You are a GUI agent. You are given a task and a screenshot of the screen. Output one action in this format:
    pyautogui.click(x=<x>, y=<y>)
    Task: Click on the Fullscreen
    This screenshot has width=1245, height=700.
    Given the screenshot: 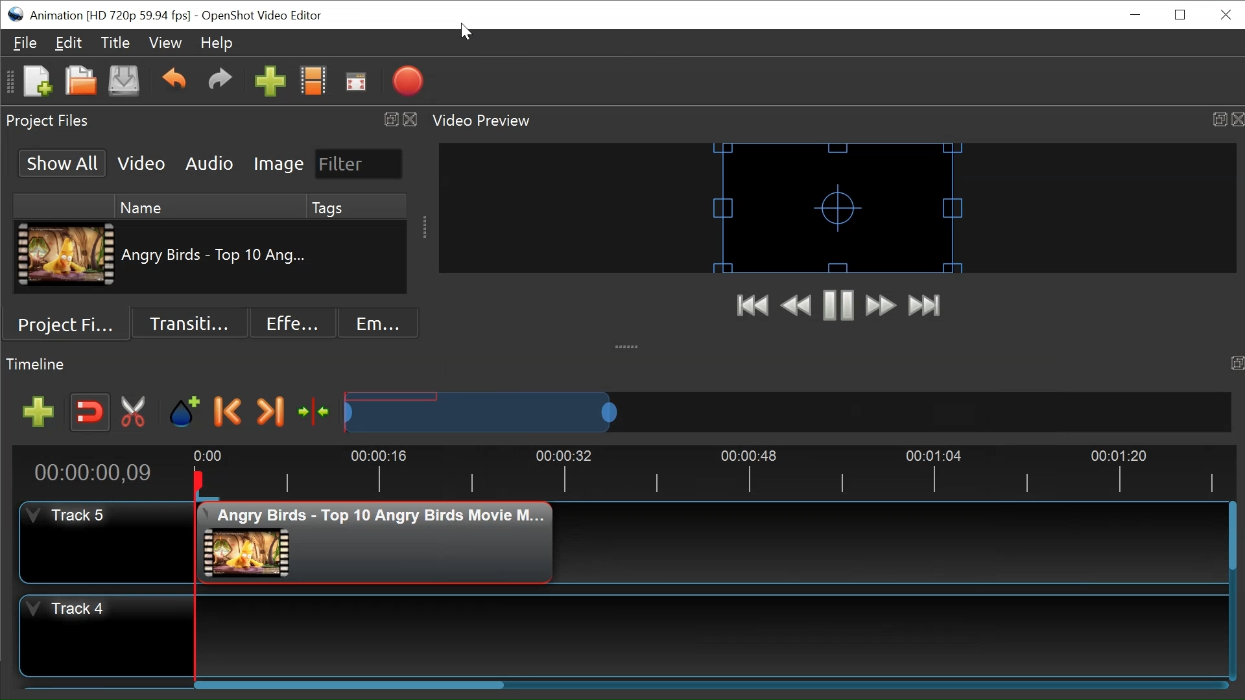 What is the action you would take?
    pyautogui.click(x=355, y=80)
    